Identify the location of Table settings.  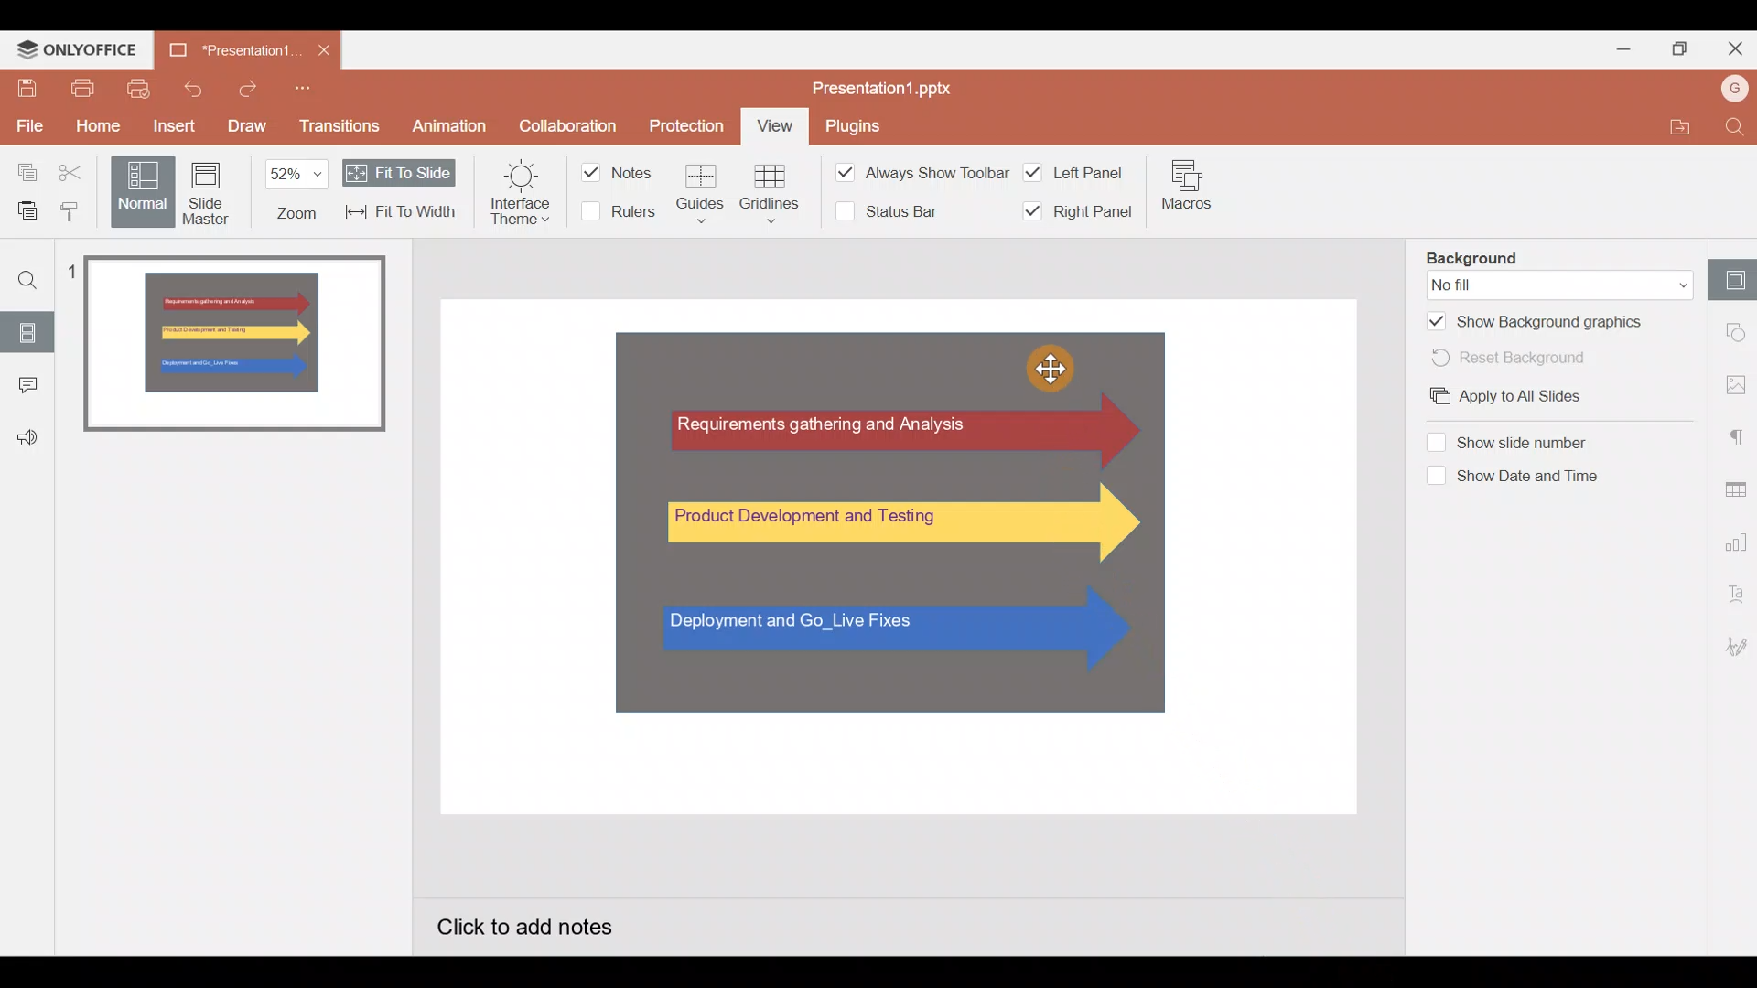
(1734, 484).